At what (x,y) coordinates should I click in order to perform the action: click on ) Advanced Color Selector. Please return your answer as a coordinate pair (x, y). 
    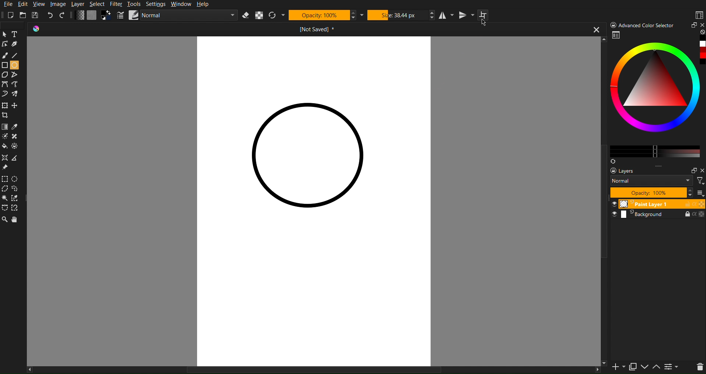
    Looking at the image, I should click on (639, 23).